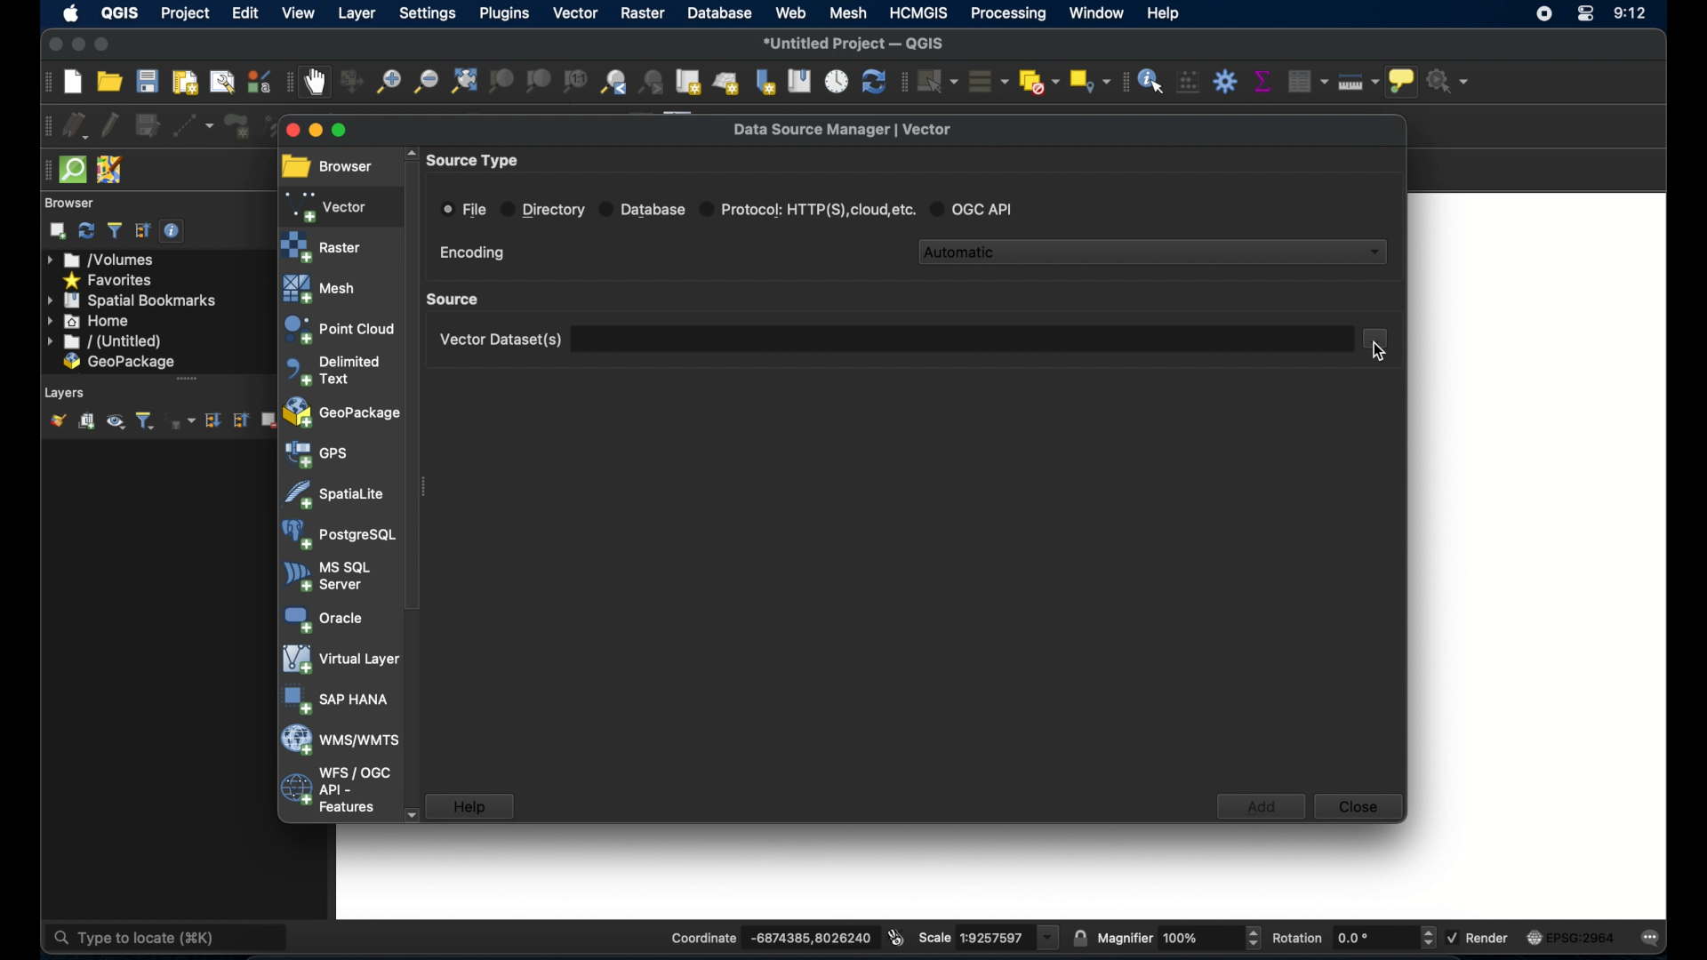  Describe the element at coordinates (110, 168) in the screenshot. I see `josh remote` at that location.